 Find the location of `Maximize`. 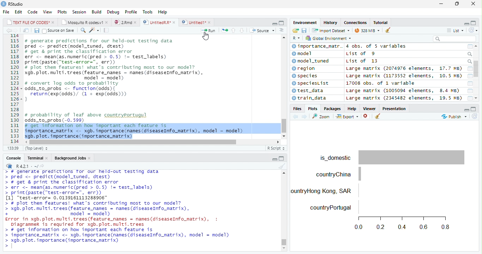

Maximize is located at coordinates (281, 22).